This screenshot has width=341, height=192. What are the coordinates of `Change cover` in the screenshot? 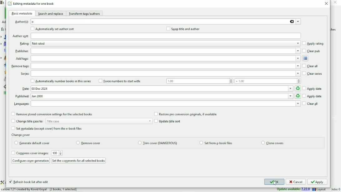 It's located at (22, 134).